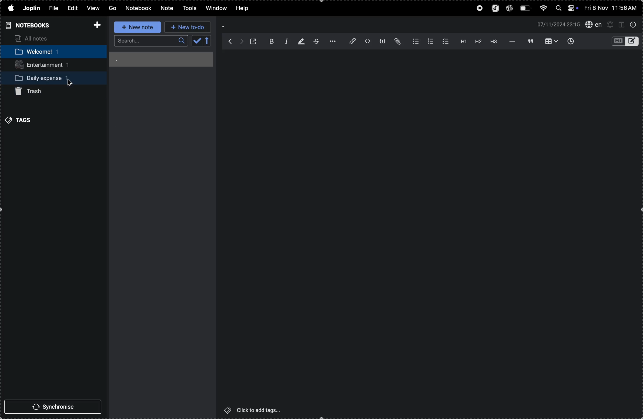  I want to click on edit, so click(70, 8).